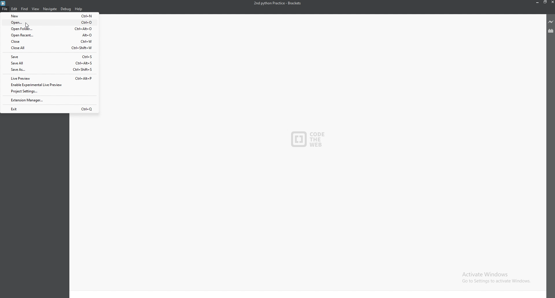 The width and height of the screenshot is (555, 298). Describe the element at coordinates (538, 2) in the screenshot. I see `minimize` at that location.